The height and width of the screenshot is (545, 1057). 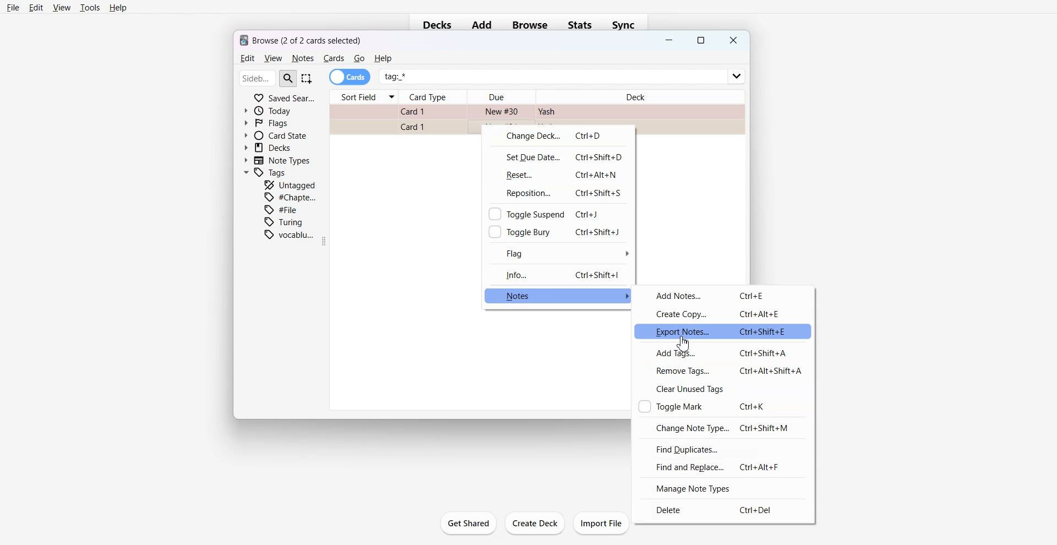 What do you see at coordinates (581, 25) in the screenshot?
I see `Stats` at bounding box center [581, 25].